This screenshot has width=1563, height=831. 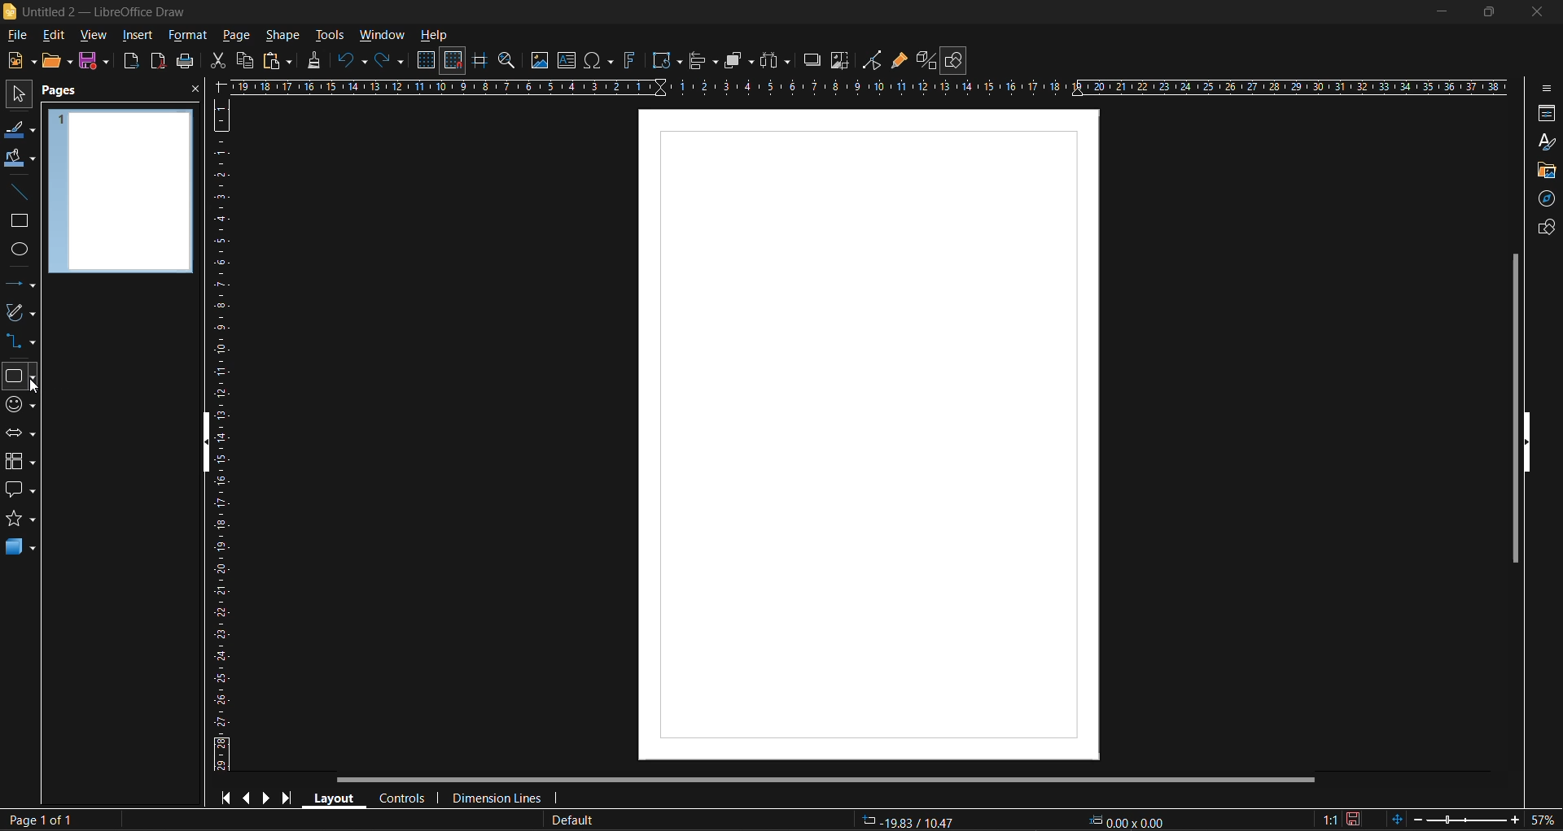 I want to click on horizontal scale, so click(x=867, y=87).